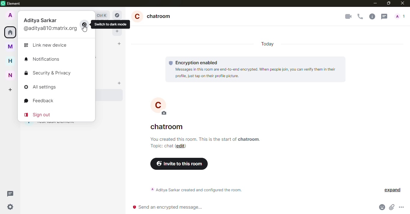 The width and height of the screenshot is (410, 214). Describe the element at coordinates (167, 207) in the screenshot. I see `send encrypted message` at that location.